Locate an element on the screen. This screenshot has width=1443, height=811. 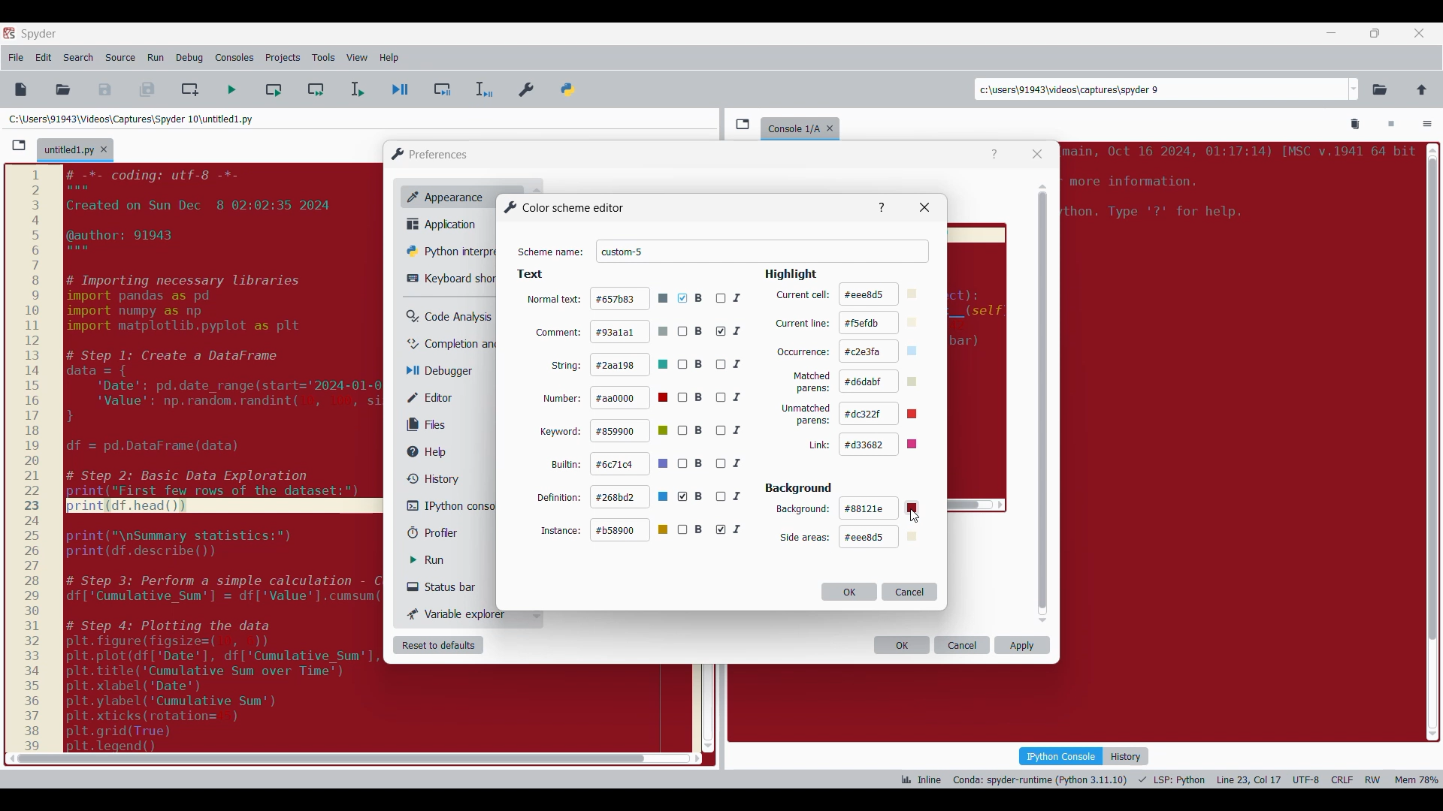
B is located at coordinates (691, 299).